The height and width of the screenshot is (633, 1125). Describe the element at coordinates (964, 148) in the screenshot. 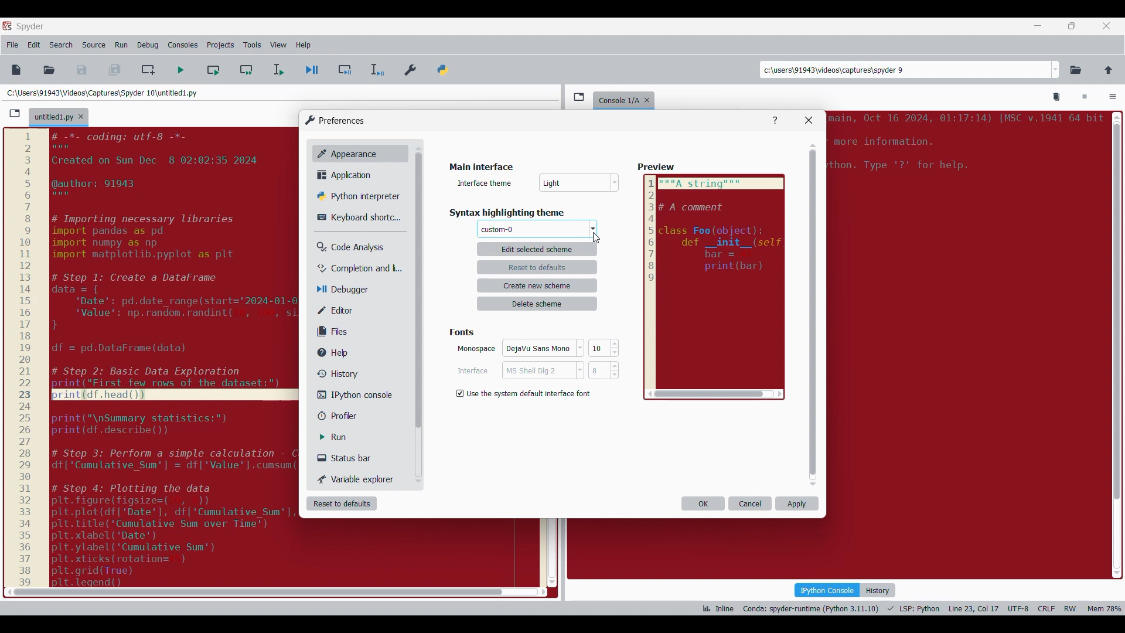

I see `code` at that location.